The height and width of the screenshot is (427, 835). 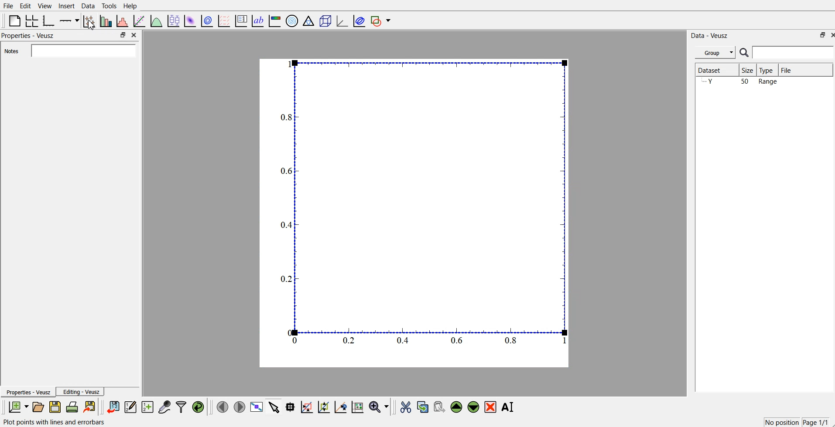 I want to click on View, so click(x=45, y=6).